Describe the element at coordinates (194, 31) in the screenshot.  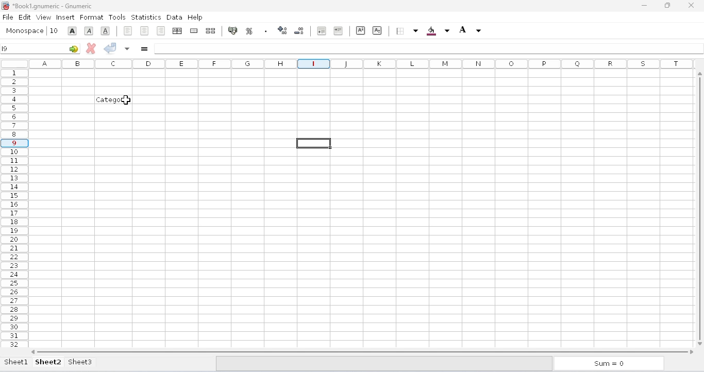
I see `merge a range of cells` at that location.